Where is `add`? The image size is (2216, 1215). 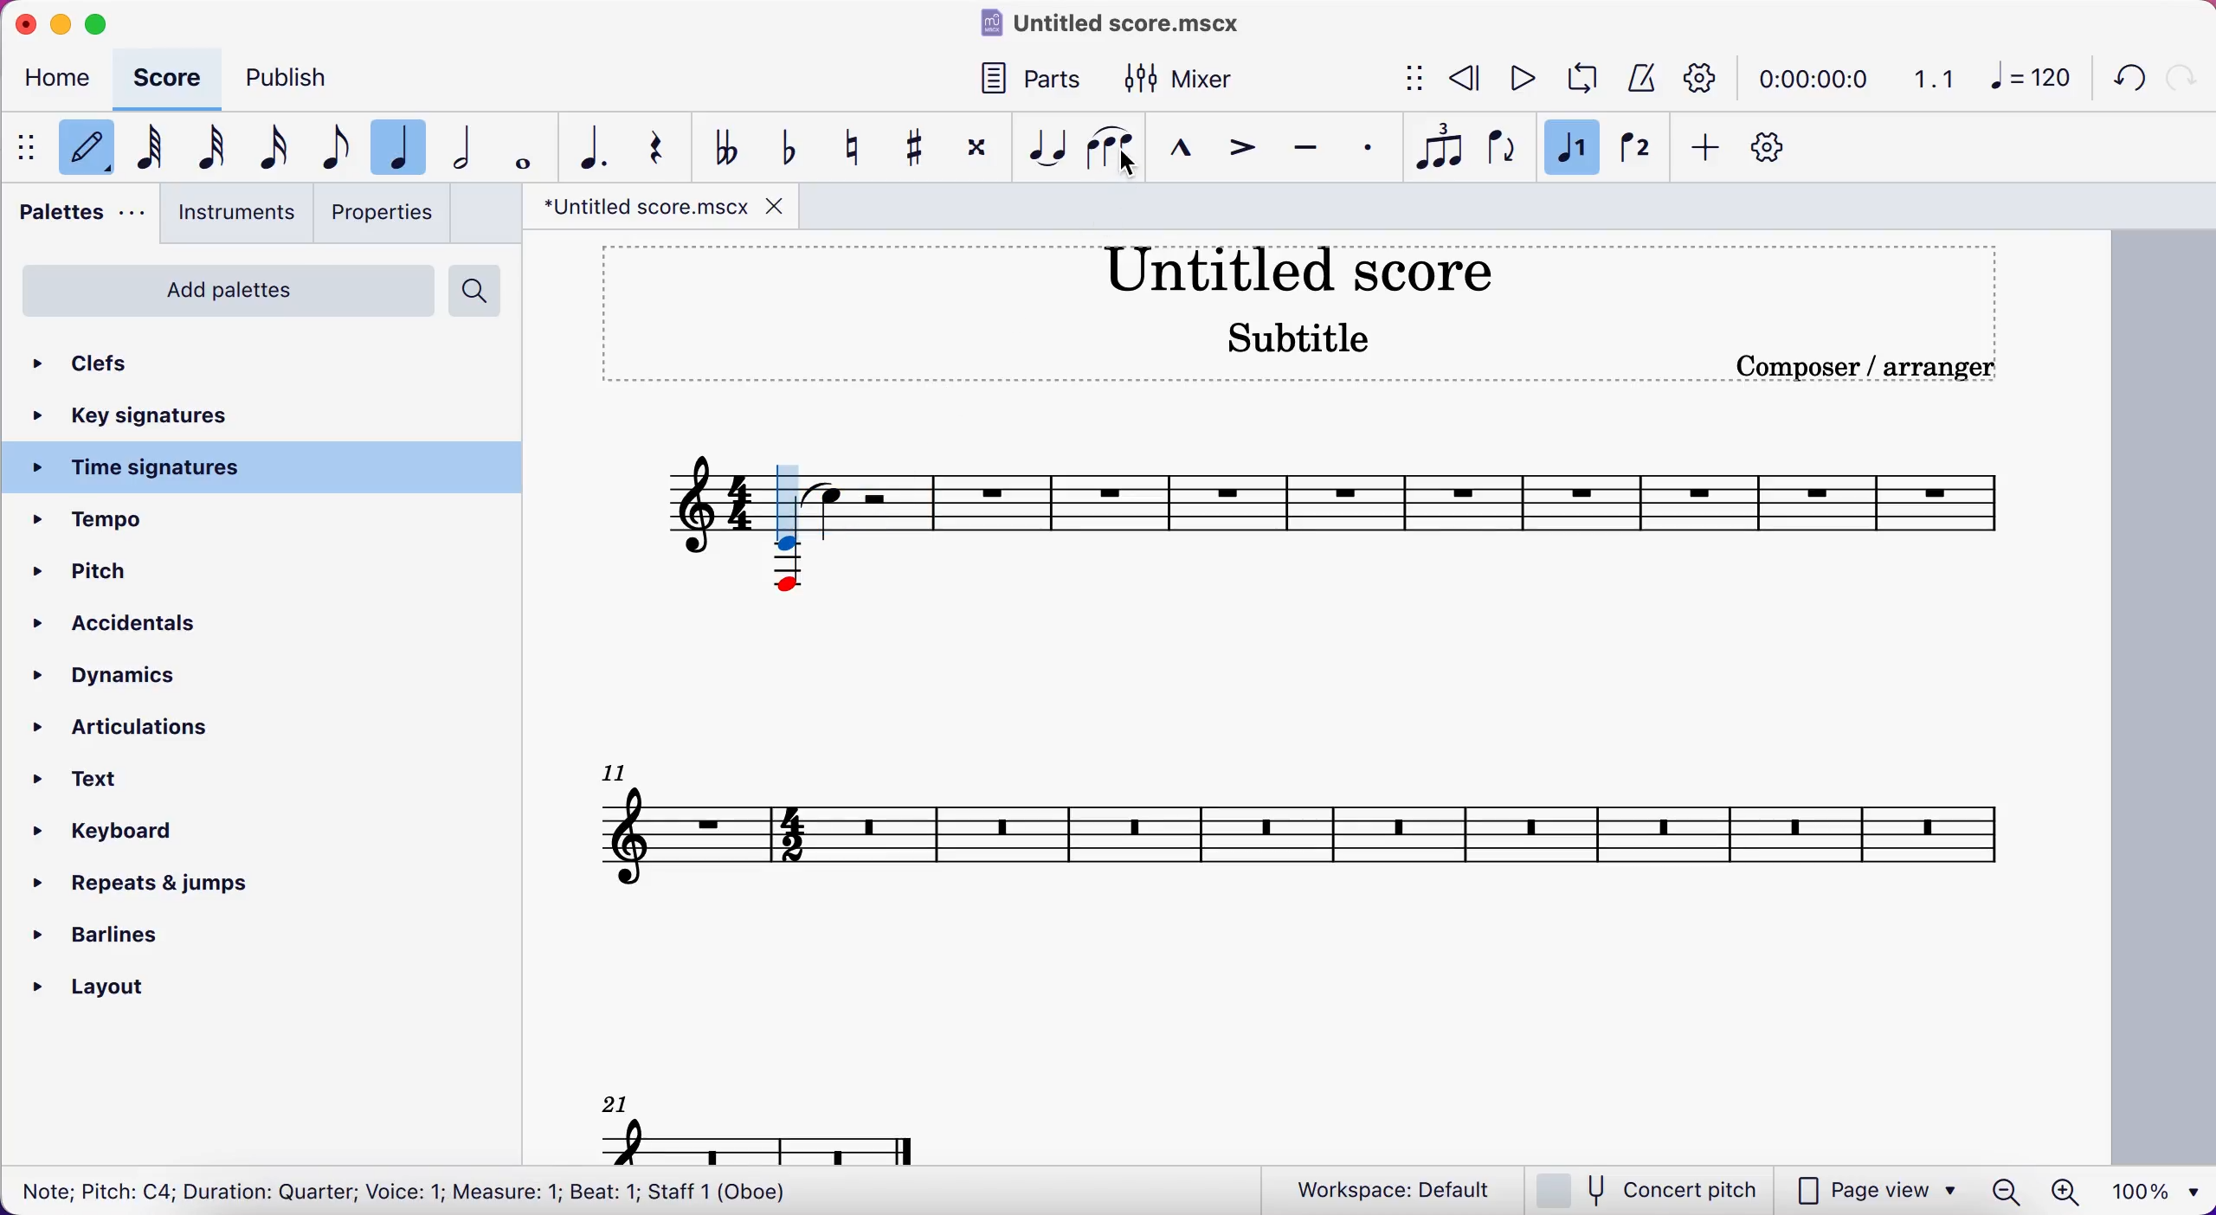 add is located at coordinates (1705, 154).